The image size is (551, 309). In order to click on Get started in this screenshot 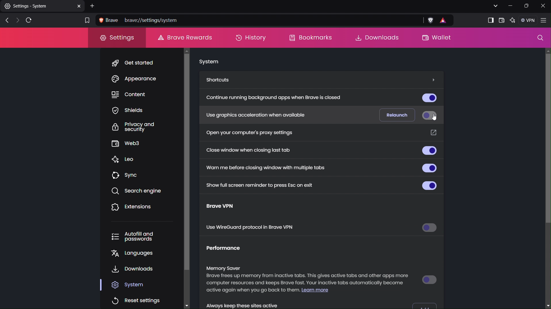, I will do `click(135, 63)`.